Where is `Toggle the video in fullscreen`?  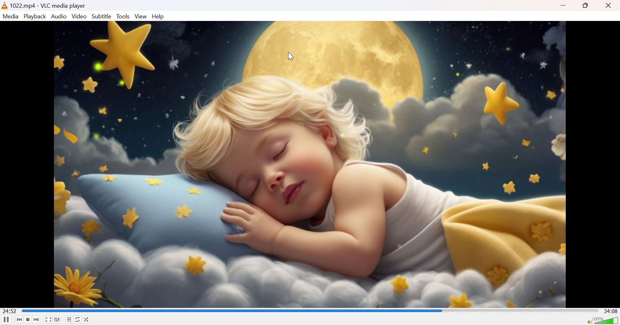 Toggle the video in fullscreen is located at coordinates (48, 320).